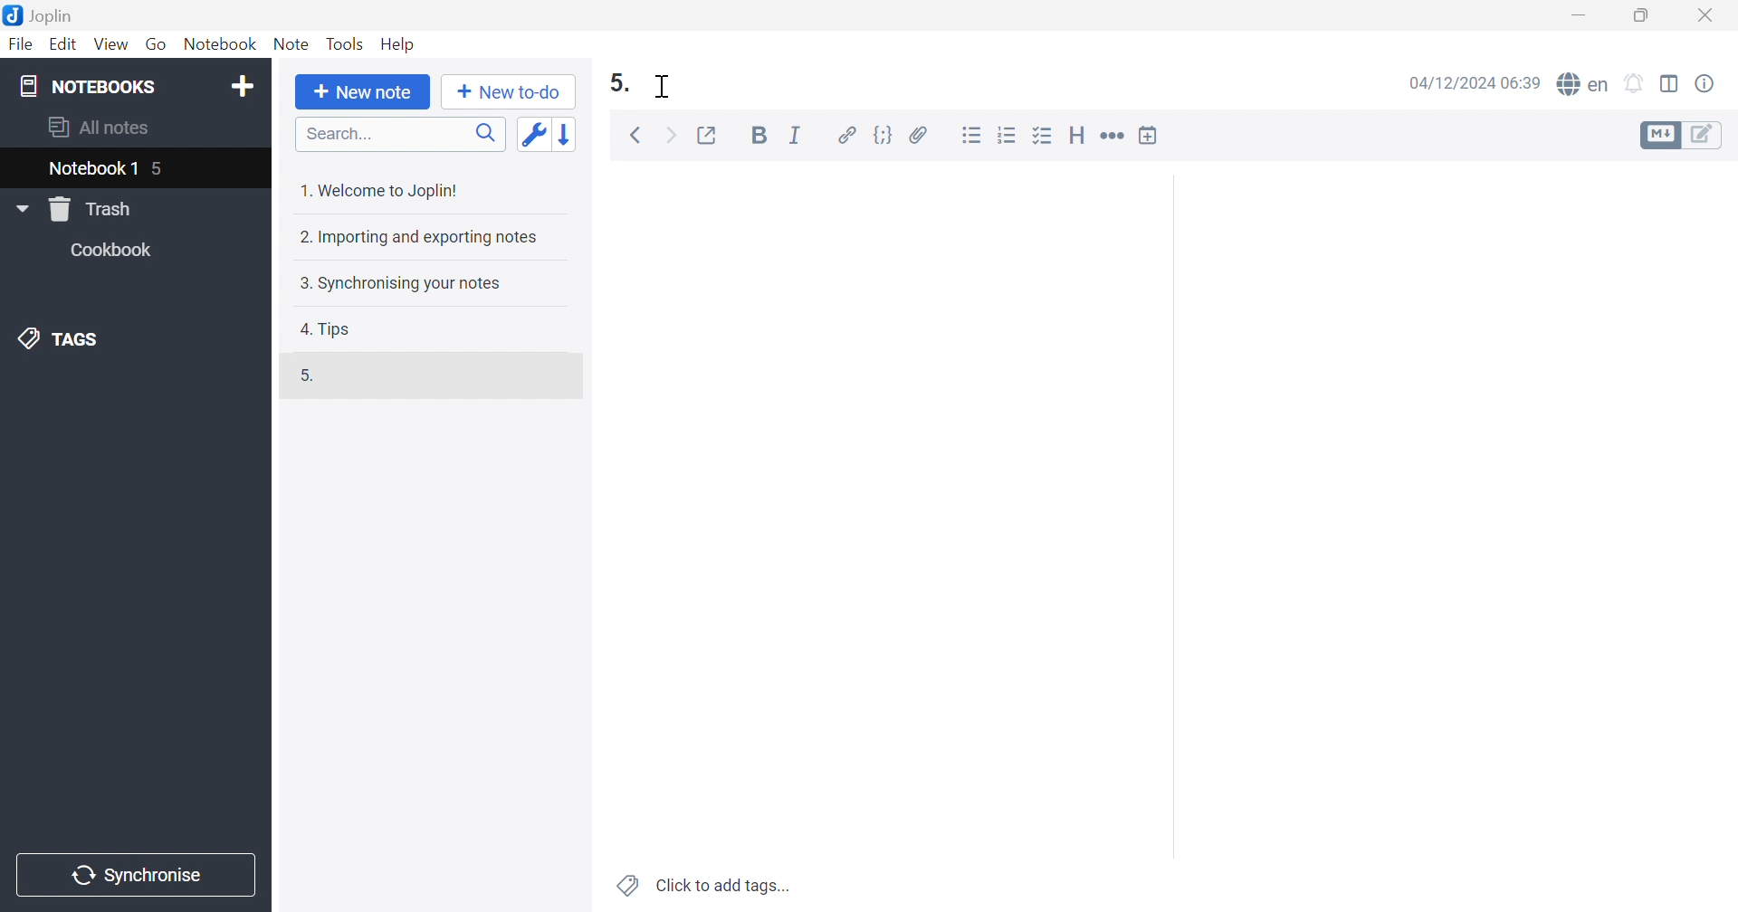  I want to click on Cookbook, so click(117, 250).